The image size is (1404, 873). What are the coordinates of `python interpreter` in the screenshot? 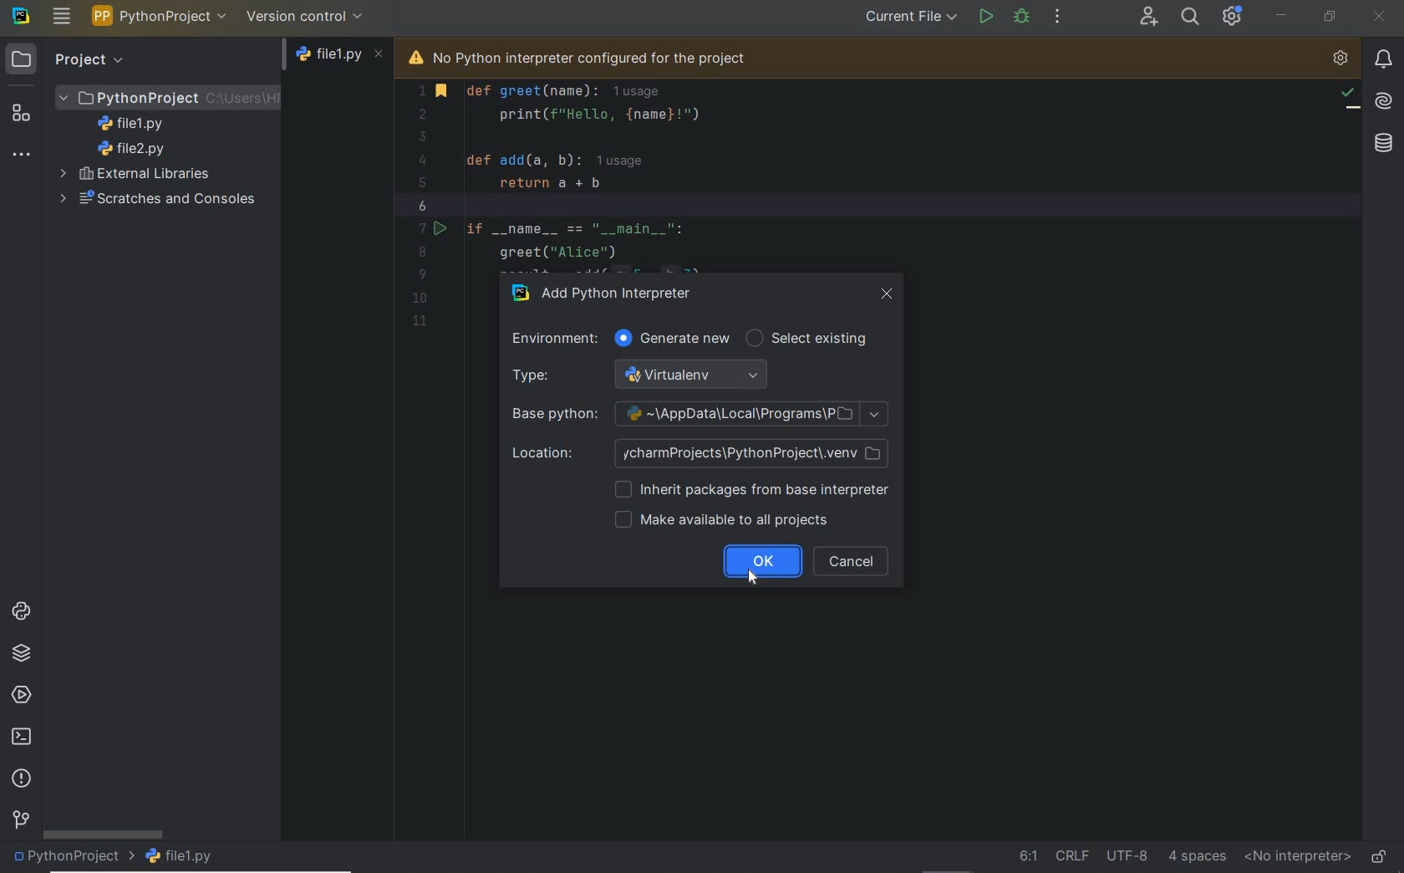 It's located at (1340, 59).